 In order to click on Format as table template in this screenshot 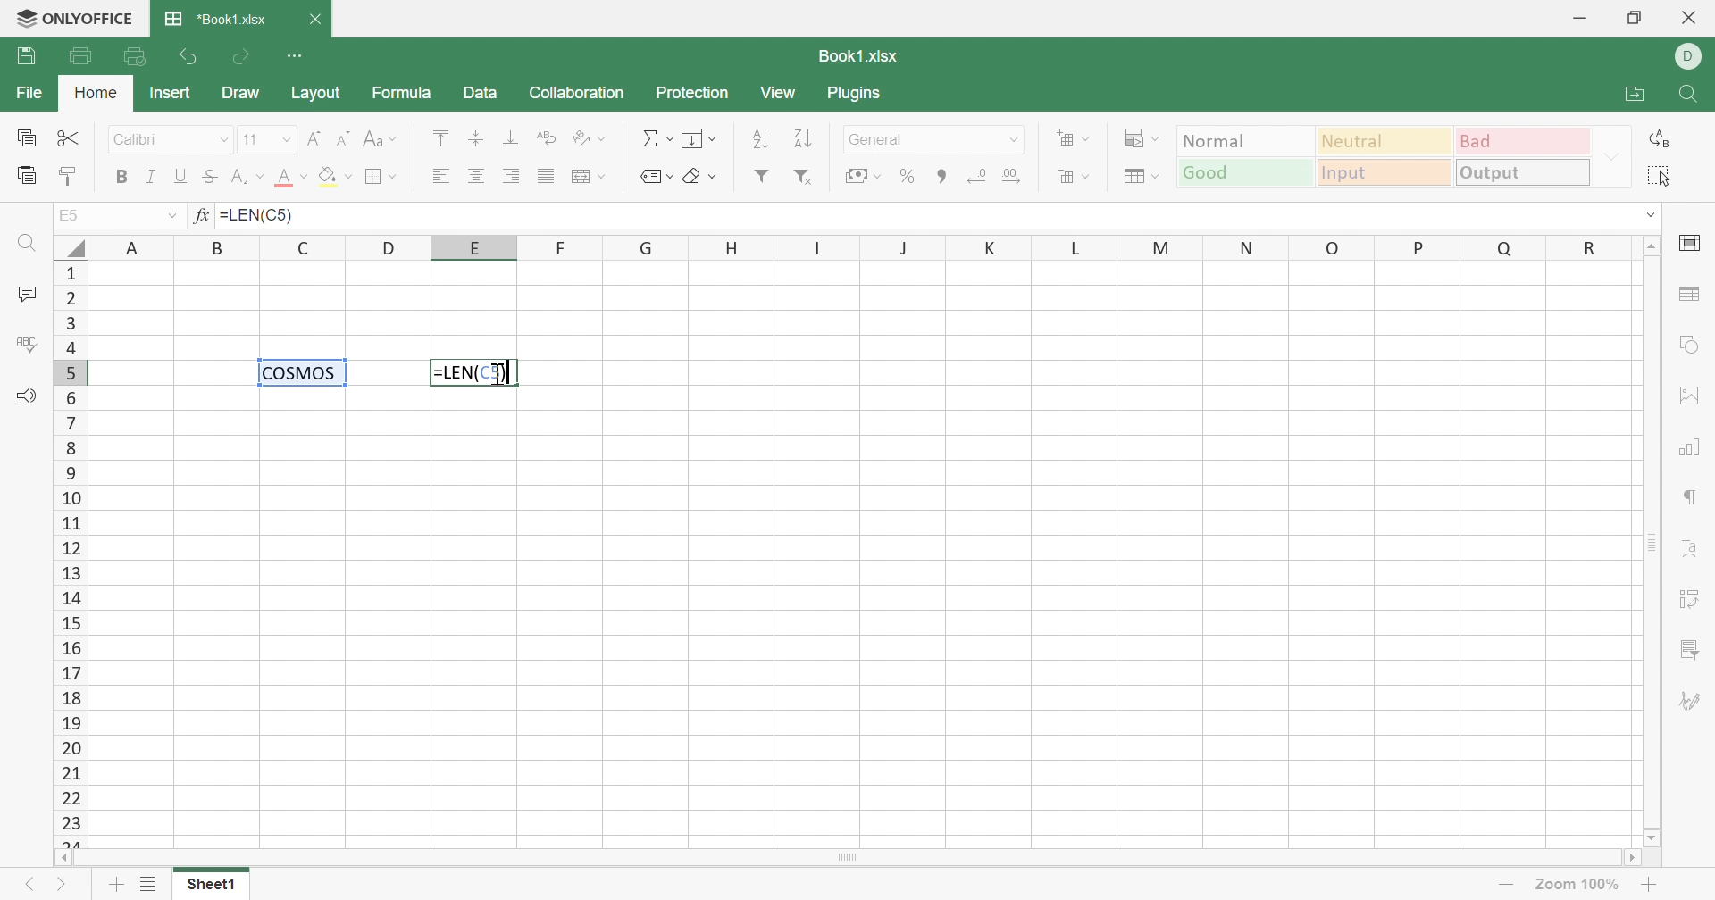, I will do `click(1142, 178)`.